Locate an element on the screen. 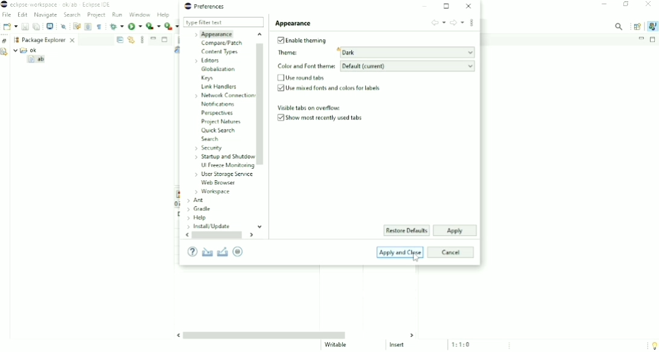 The height and width of the screenshot is (352, 659). Minimize is located at coordinates (153, 38).